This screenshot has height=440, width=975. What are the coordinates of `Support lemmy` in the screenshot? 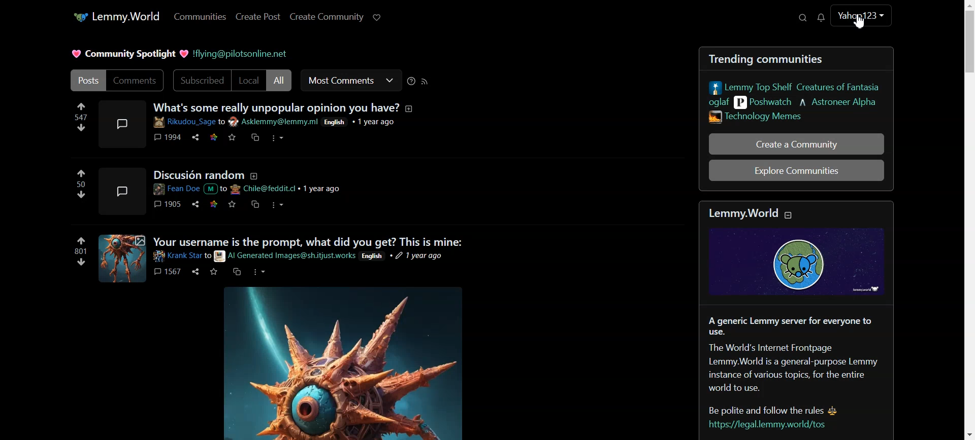 It's located at (376, 17).